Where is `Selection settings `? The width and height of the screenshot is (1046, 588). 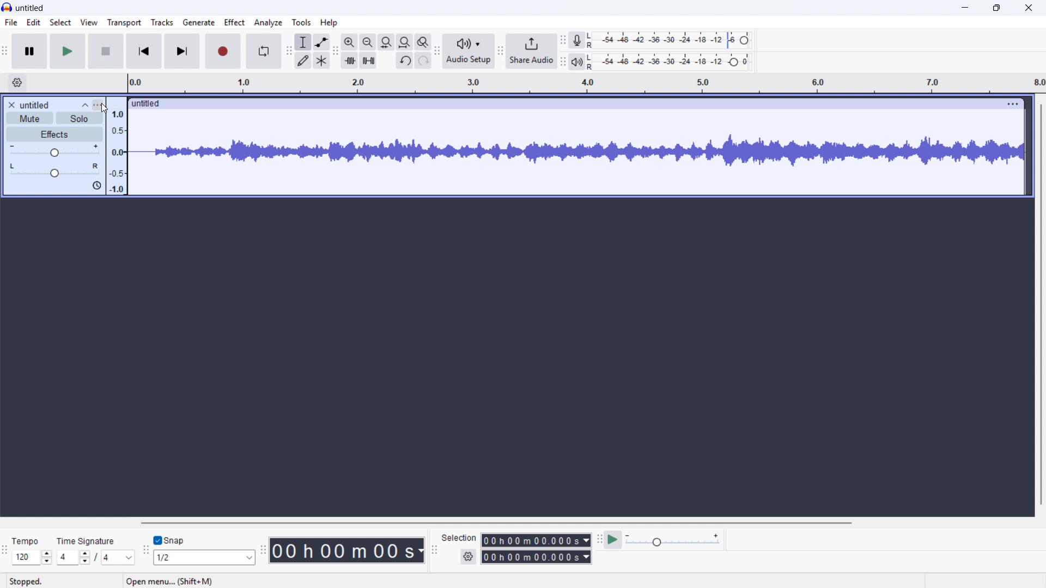 Selection settings  is located at coordinates (469, 556).